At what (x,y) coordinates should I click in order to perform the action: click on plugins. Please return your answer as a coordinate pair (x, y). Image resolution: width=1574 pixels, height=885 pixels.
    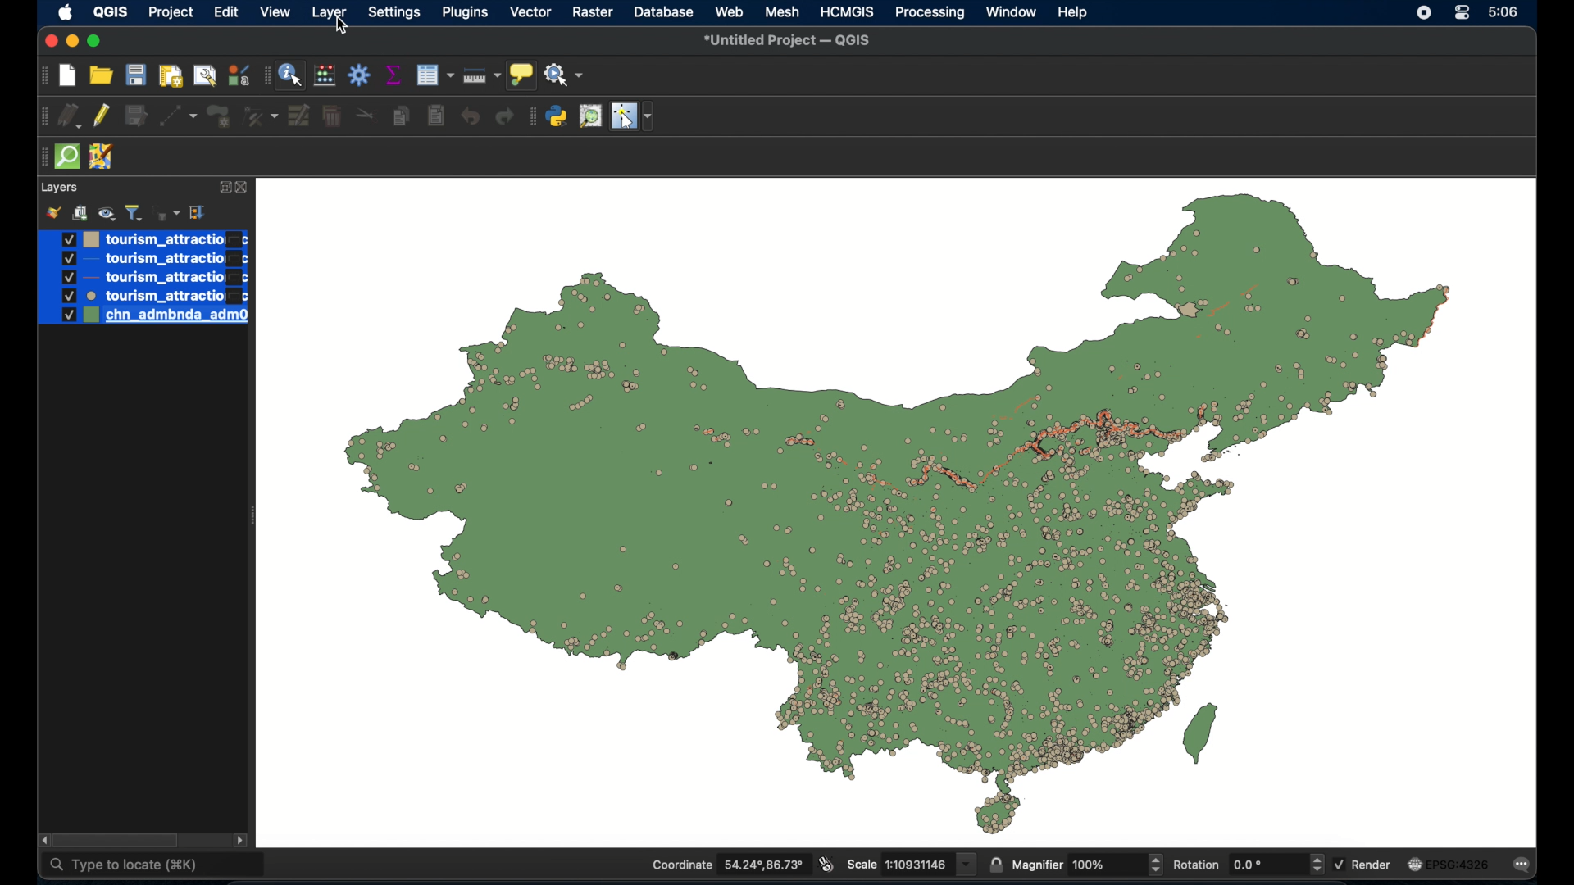
    Looking at the image, I should click on (467, 13).